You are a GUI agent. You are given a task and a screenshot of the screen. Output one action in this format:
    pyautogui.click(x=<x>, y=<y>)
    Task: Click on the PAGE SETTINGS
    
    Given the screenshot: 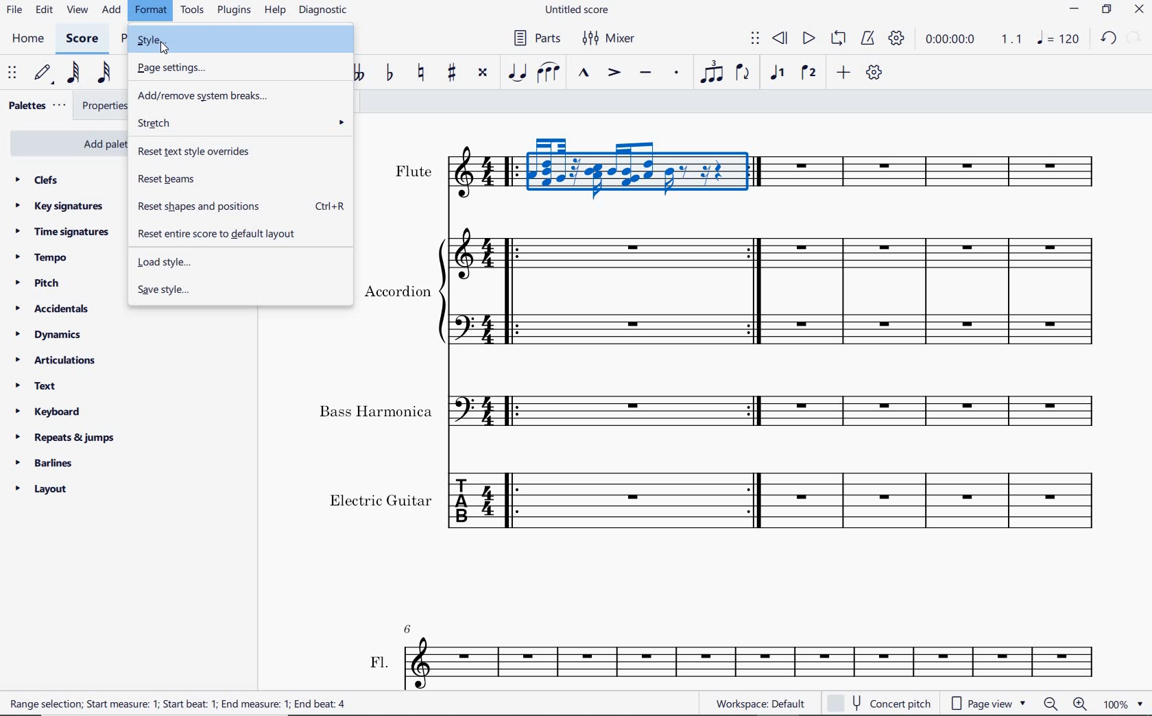 What is the action you would take?
    pyautogui.click(x=238, y=67)
    